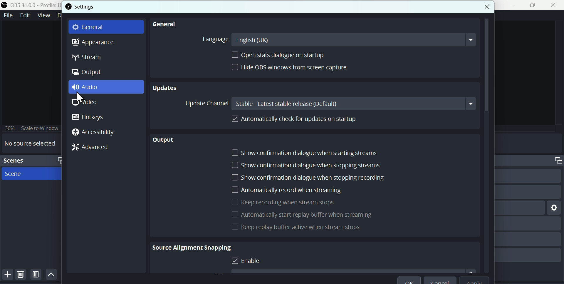 This screenshot has width=564, height=284. What do you see at coordinates (290, 68) in the screenshot?
I see `hydro bs window` at bounding box center [290, 68].